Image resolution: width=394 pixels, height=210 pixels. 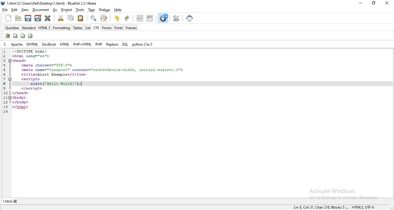 What do you see at coordinates (3, 3) in the screenshot?
I see `bluefish logo` at bounding box center [3, 3].